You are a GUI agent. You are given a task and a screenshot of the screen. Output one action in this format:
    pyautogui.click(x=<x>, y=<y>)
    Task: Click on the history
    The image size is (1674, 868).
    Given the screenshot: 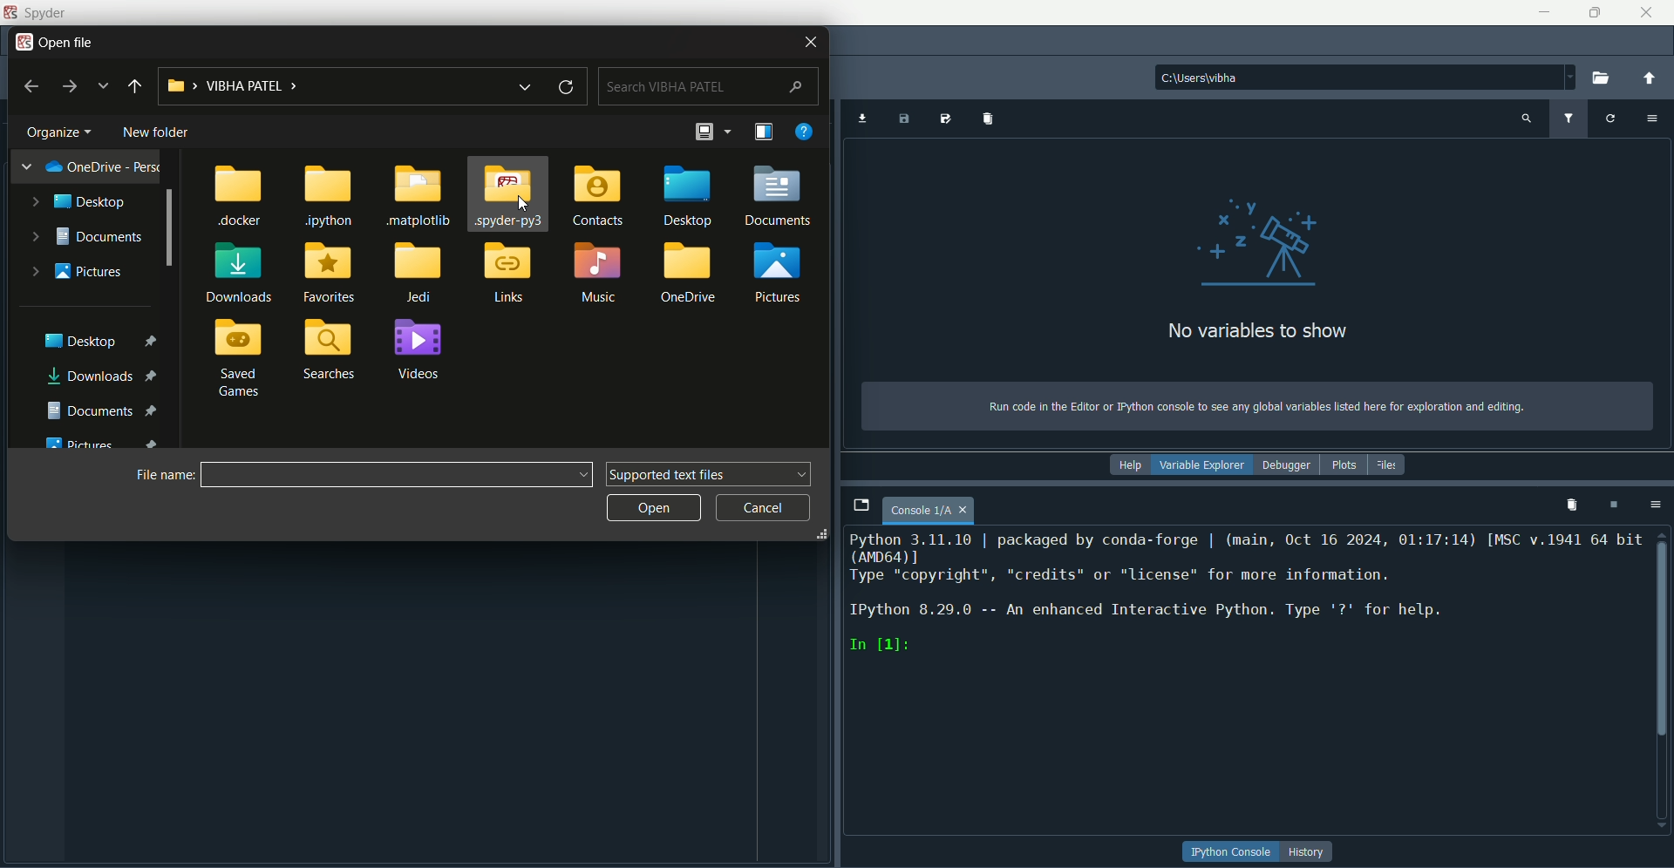 What is the action you would take?
    pyautogui.click(x=1310, y=852)
    